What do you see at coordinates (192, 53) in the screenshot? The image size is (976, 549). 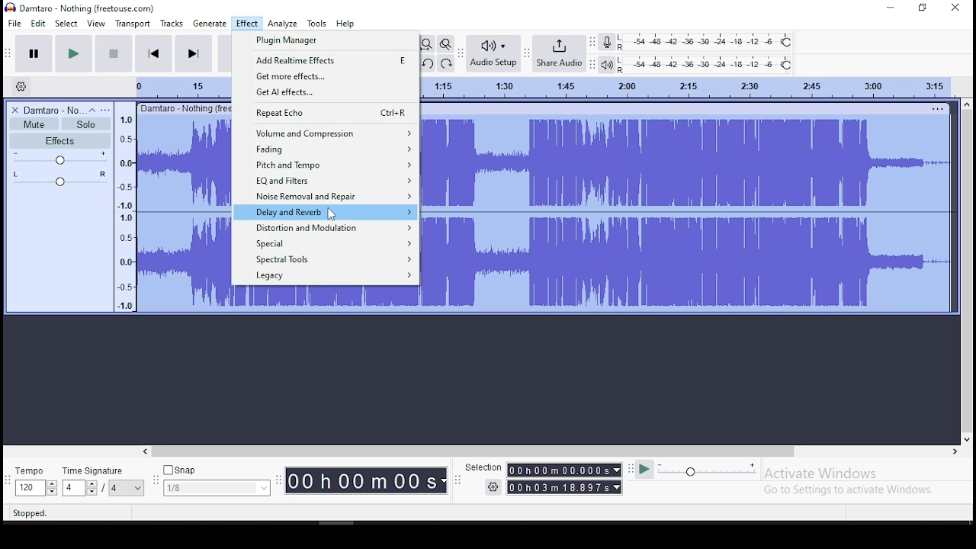 I see `skip to end` at bounding box center [192, 53].